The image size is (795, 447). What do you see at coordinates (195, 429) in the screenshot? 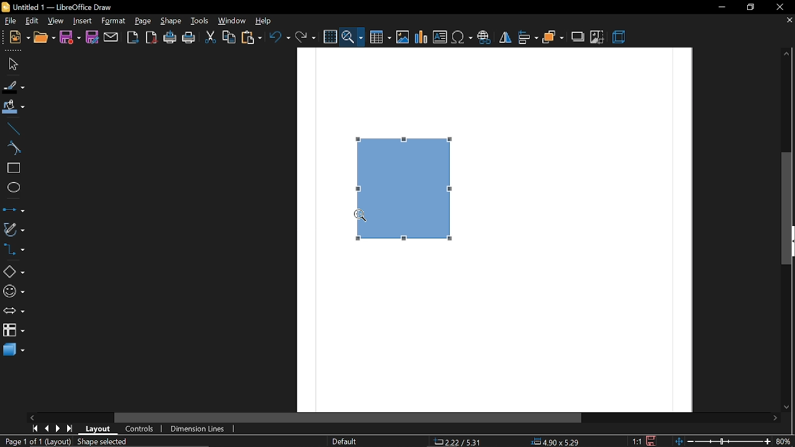
I see `dimension lines` at bounding box center [195, 429].